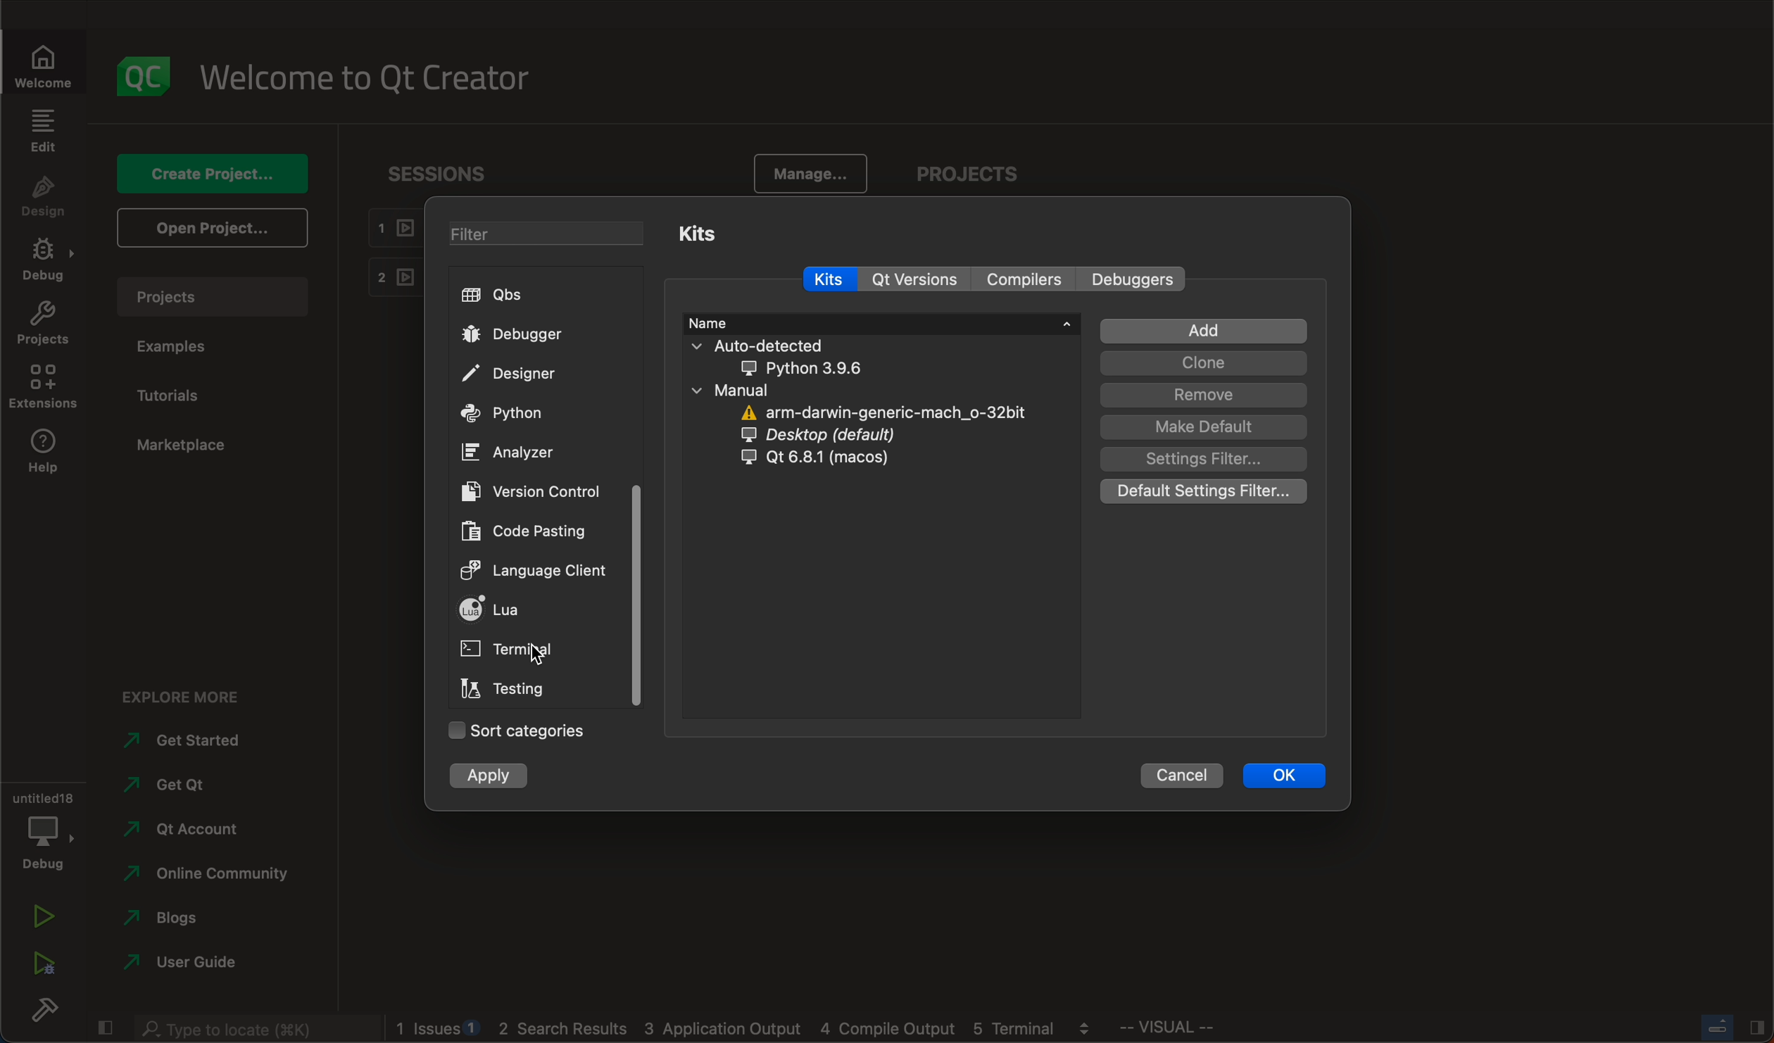  I want to click on ok, so click(1279, 775).